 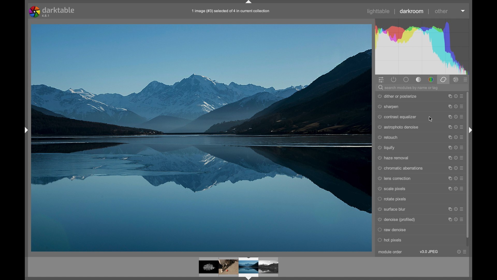 What do you see at coordinates (431, 79) in the screenshot?
I see `color` at bounding box center [431, 79].